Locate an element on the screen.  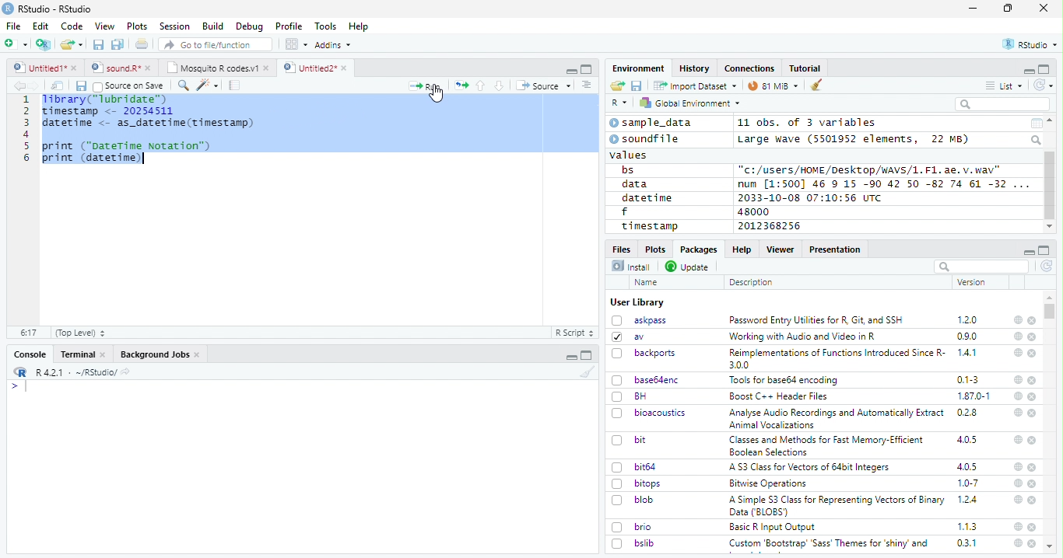
minimize is located at coordinates (570, 69).